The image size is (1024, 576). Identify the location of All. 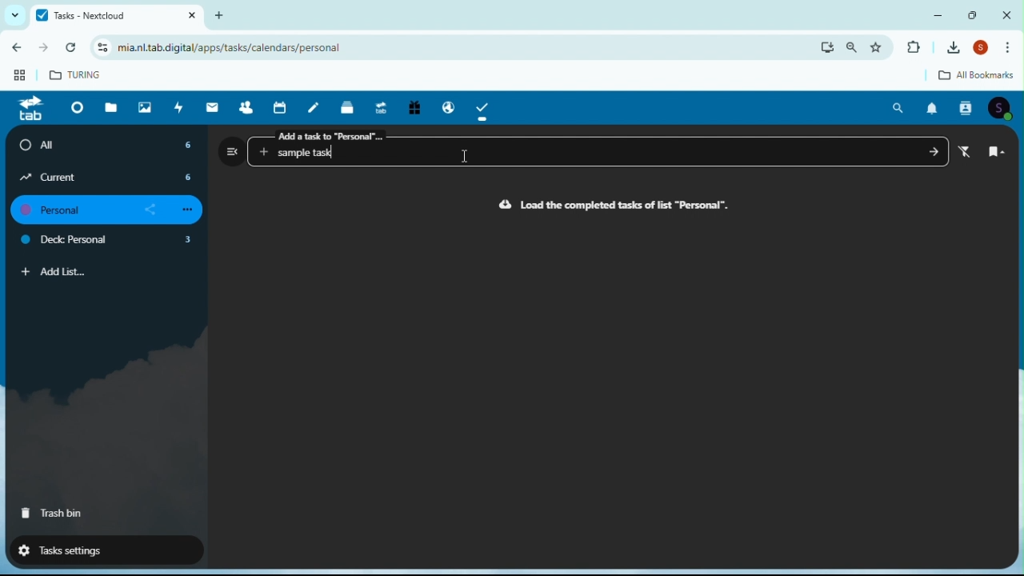
(109, 145).